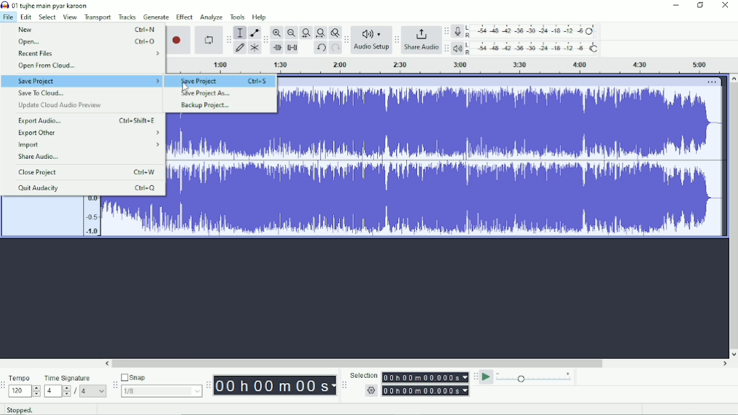 This screenshot has height=415, width=738. I want to click on Audacity audio setup toolbar, so click(346, 39).